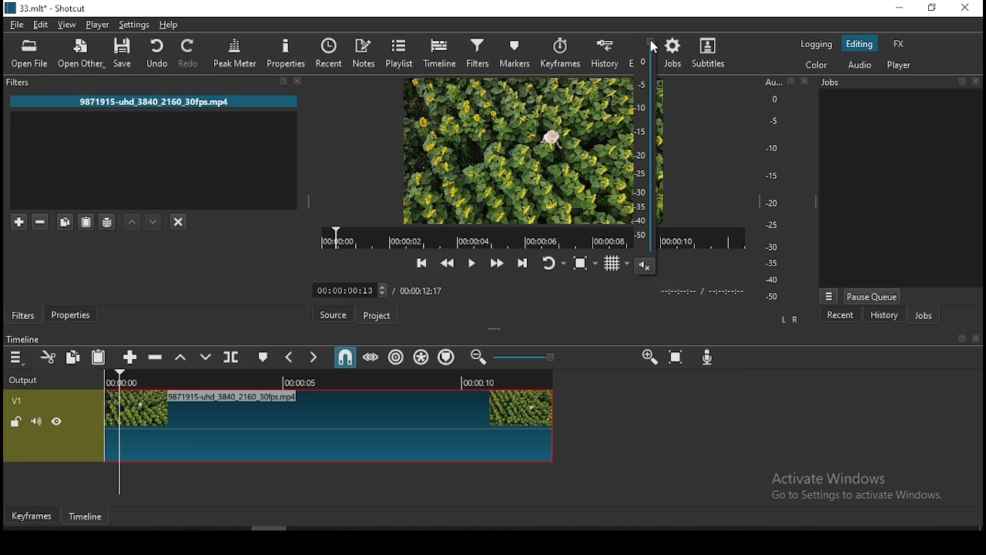 Image resolution: width=986 pixels, height=555 pixels. I want to click on V1, so click(18, 401).